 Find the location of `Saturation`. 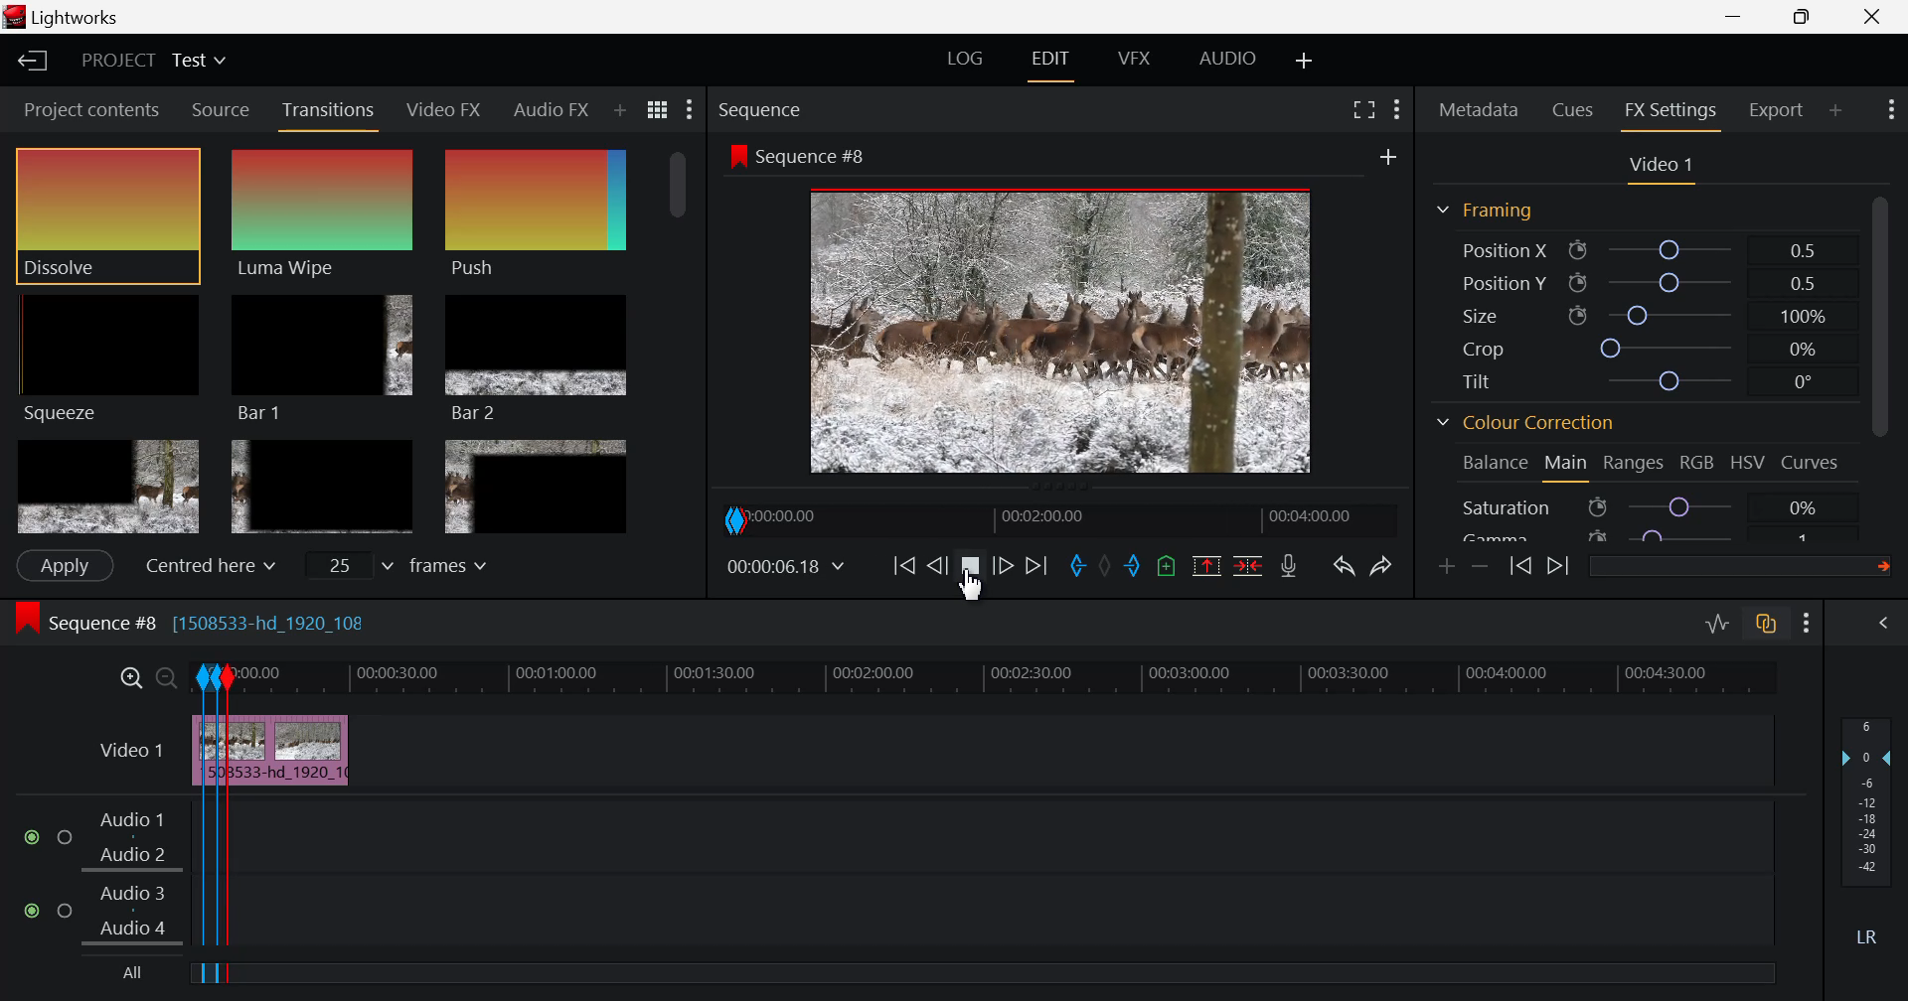

Saturation is located at coordinates (1644, 506).